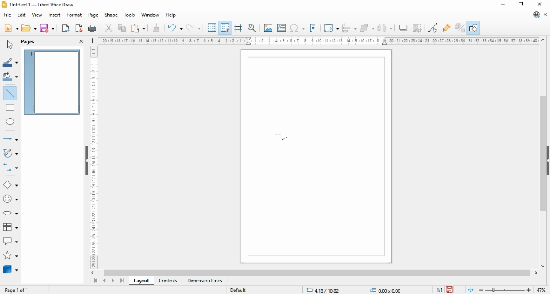 The width and height of the screenshot is (550, 294). I want to click on Scale, so click(317, 40).